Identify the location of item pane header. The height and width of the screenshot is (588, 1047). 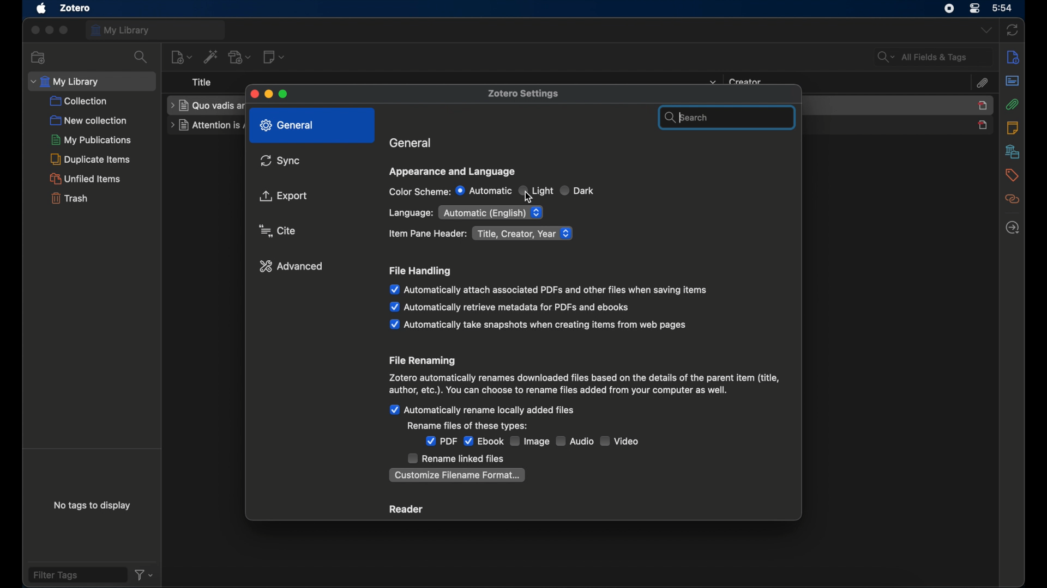
(428, 234).